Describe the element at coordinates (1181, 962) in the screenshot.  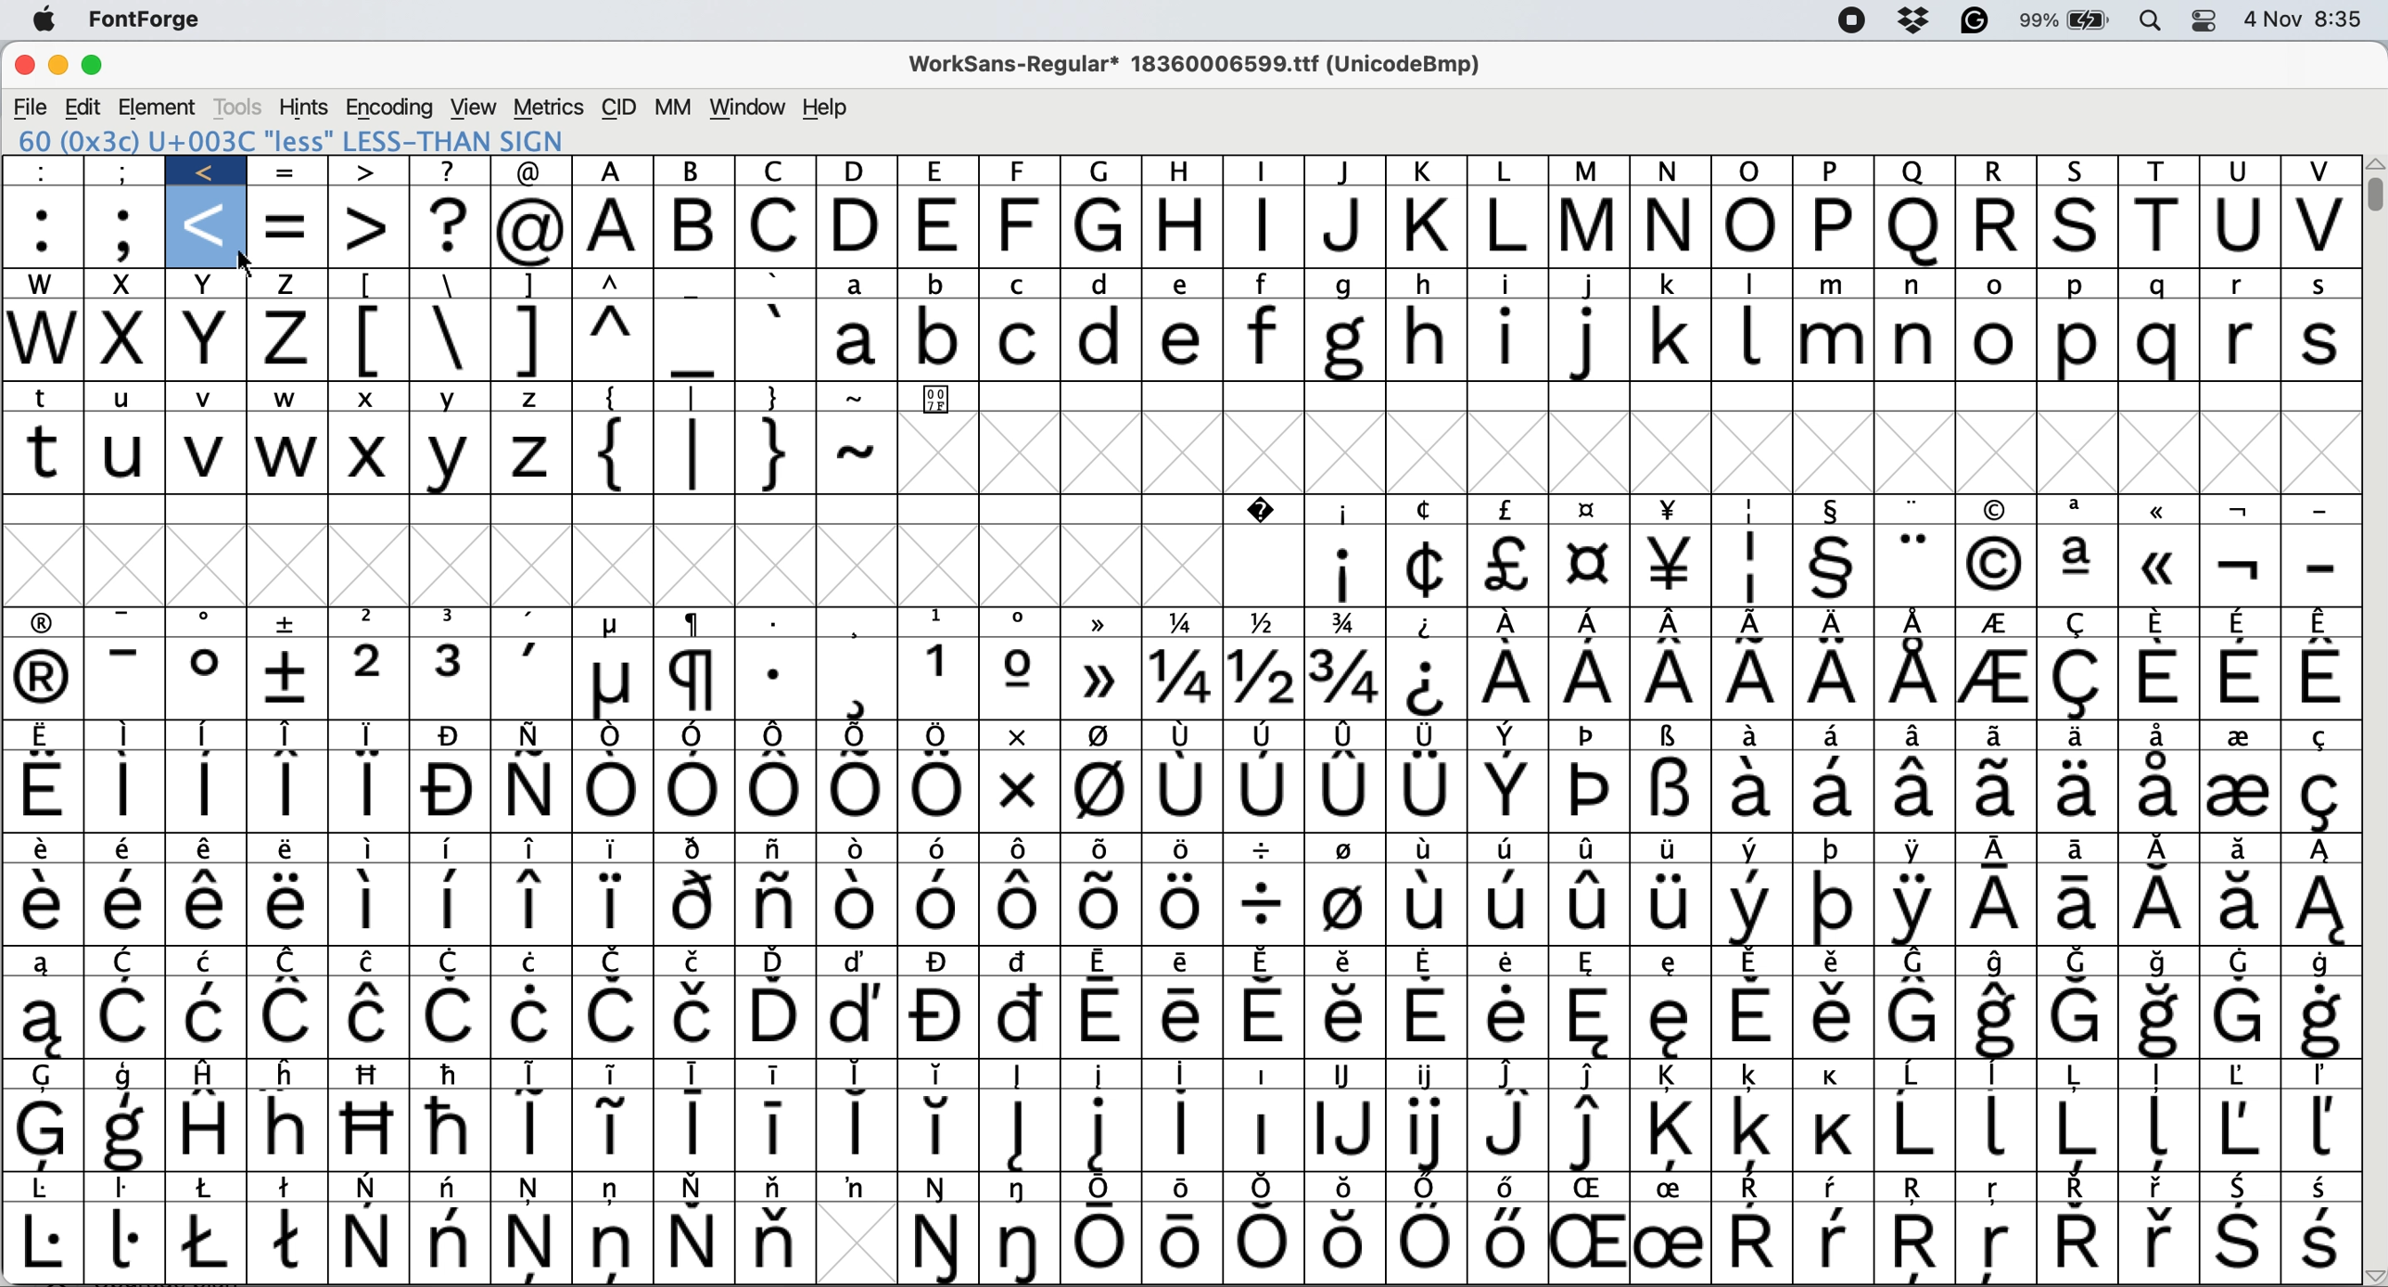
I see `Symbol` at that location.